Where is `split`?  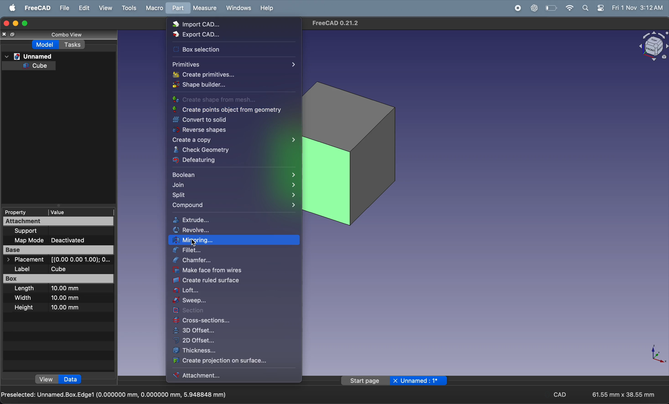
split is located at coordinates (234, 196).